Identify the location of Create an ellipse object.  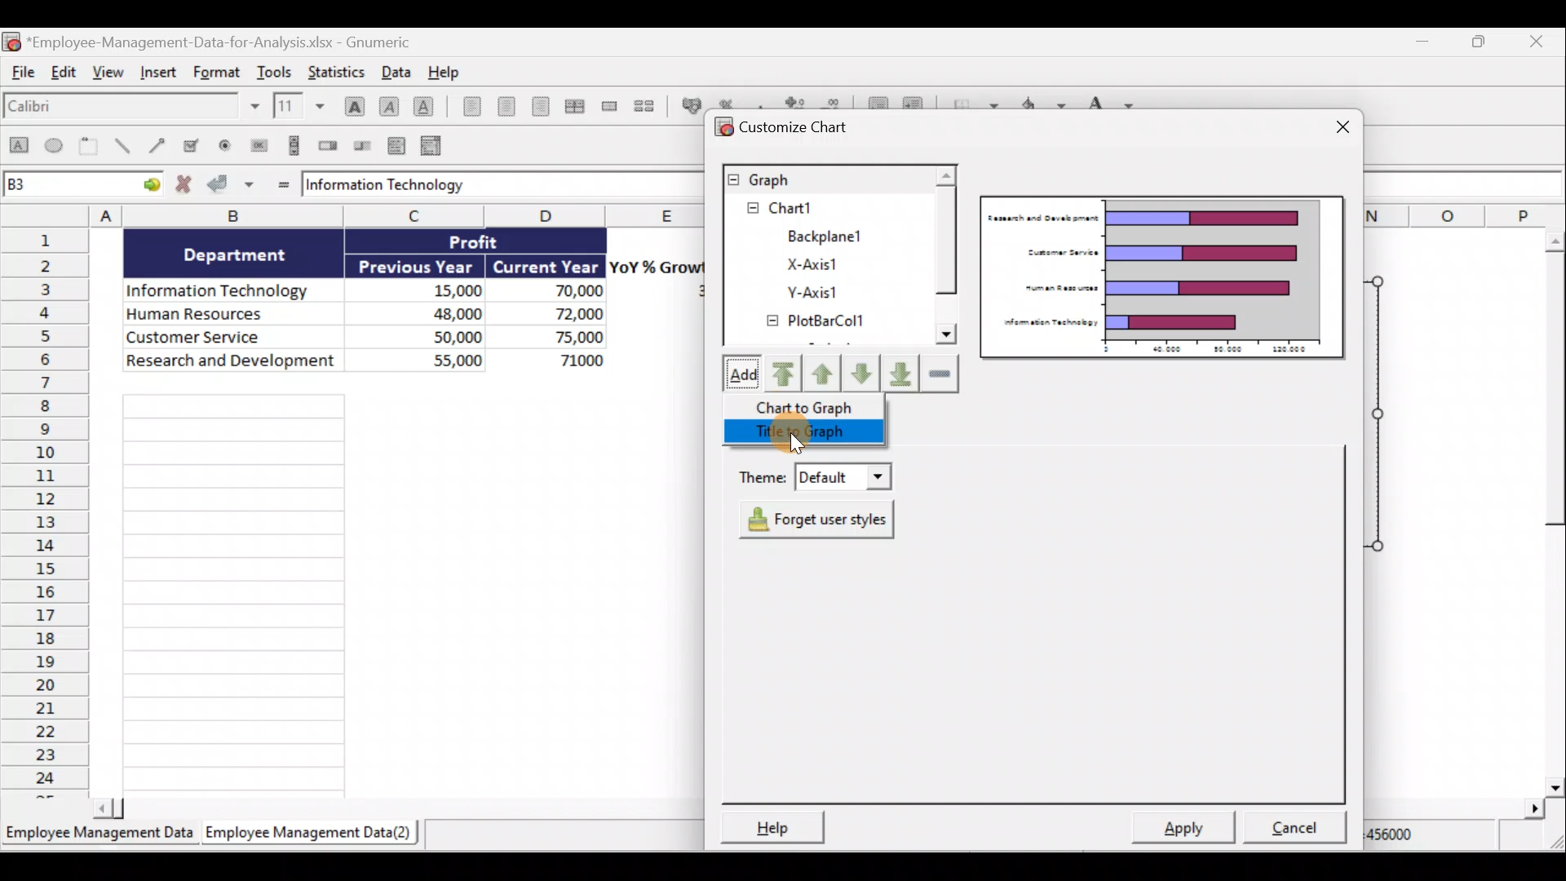
(56, 148).